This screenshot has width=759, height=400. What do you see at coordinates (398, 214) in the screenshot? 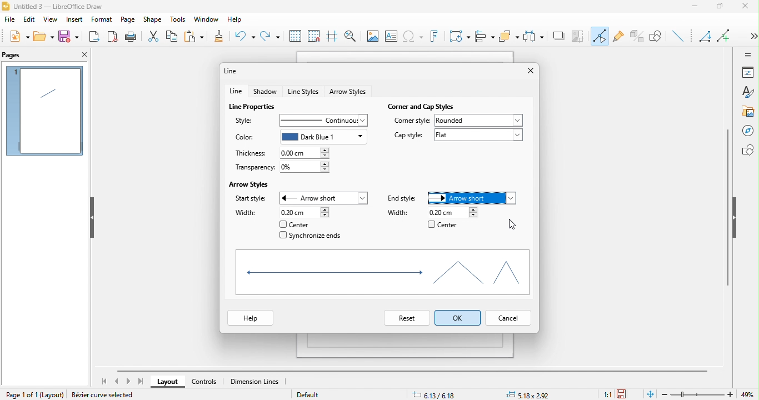
I see `width` at bounding box center [398, 214].